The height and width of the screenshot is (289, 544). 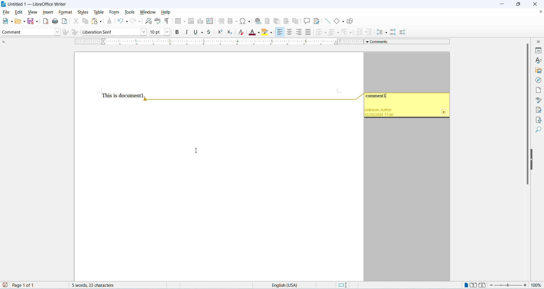 I want to click on page 1 of 1, so click(x=38, y=285).